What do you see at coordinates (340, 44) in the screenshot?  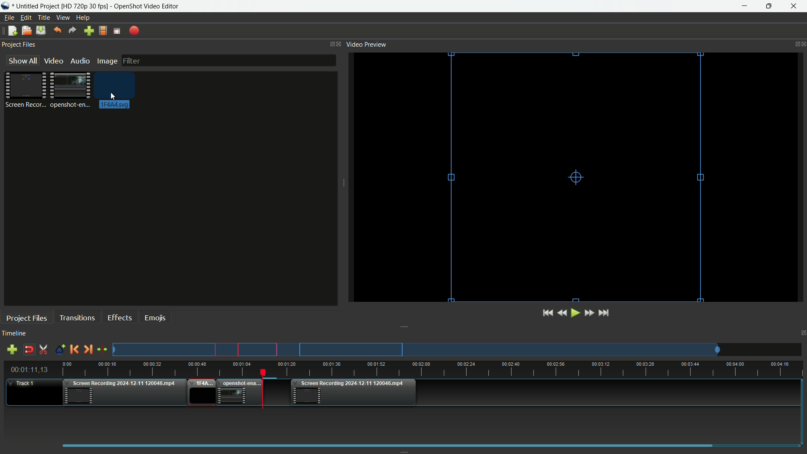 I see `Close project files` at bounding box center [340, 44].